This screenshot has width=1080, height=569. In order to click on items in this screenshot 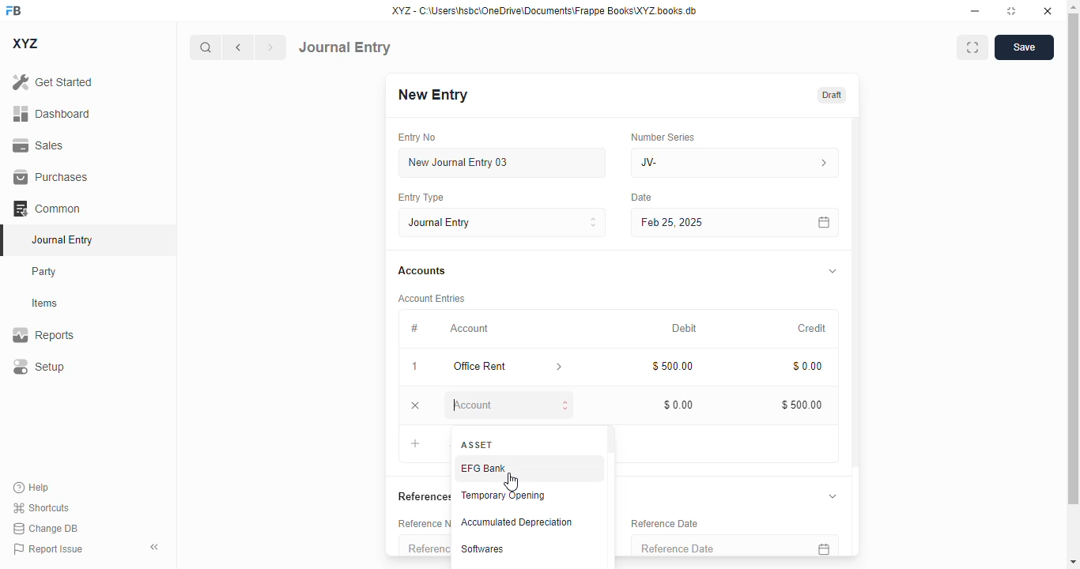, I will do `click(45, 303)`.